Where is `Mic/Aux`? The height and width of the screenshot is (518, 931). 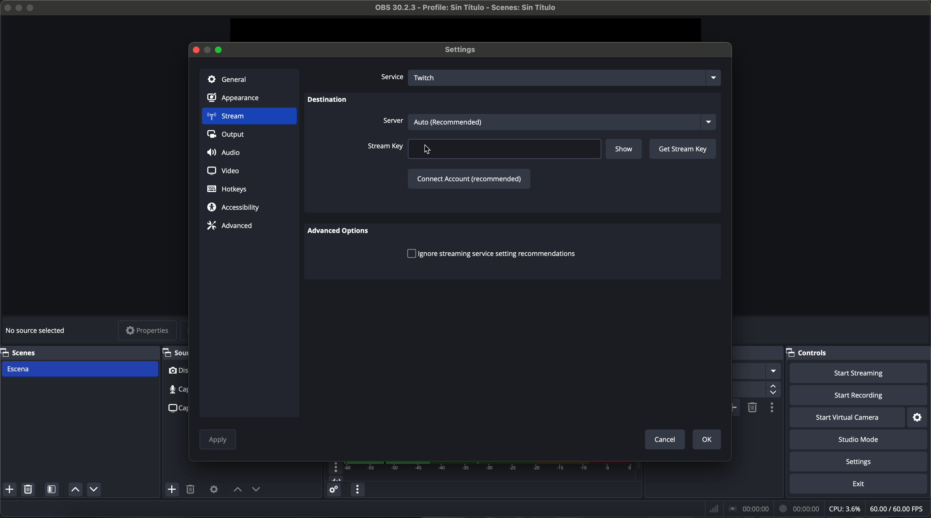
Mic/Aux is located at coordinates (477, 471).